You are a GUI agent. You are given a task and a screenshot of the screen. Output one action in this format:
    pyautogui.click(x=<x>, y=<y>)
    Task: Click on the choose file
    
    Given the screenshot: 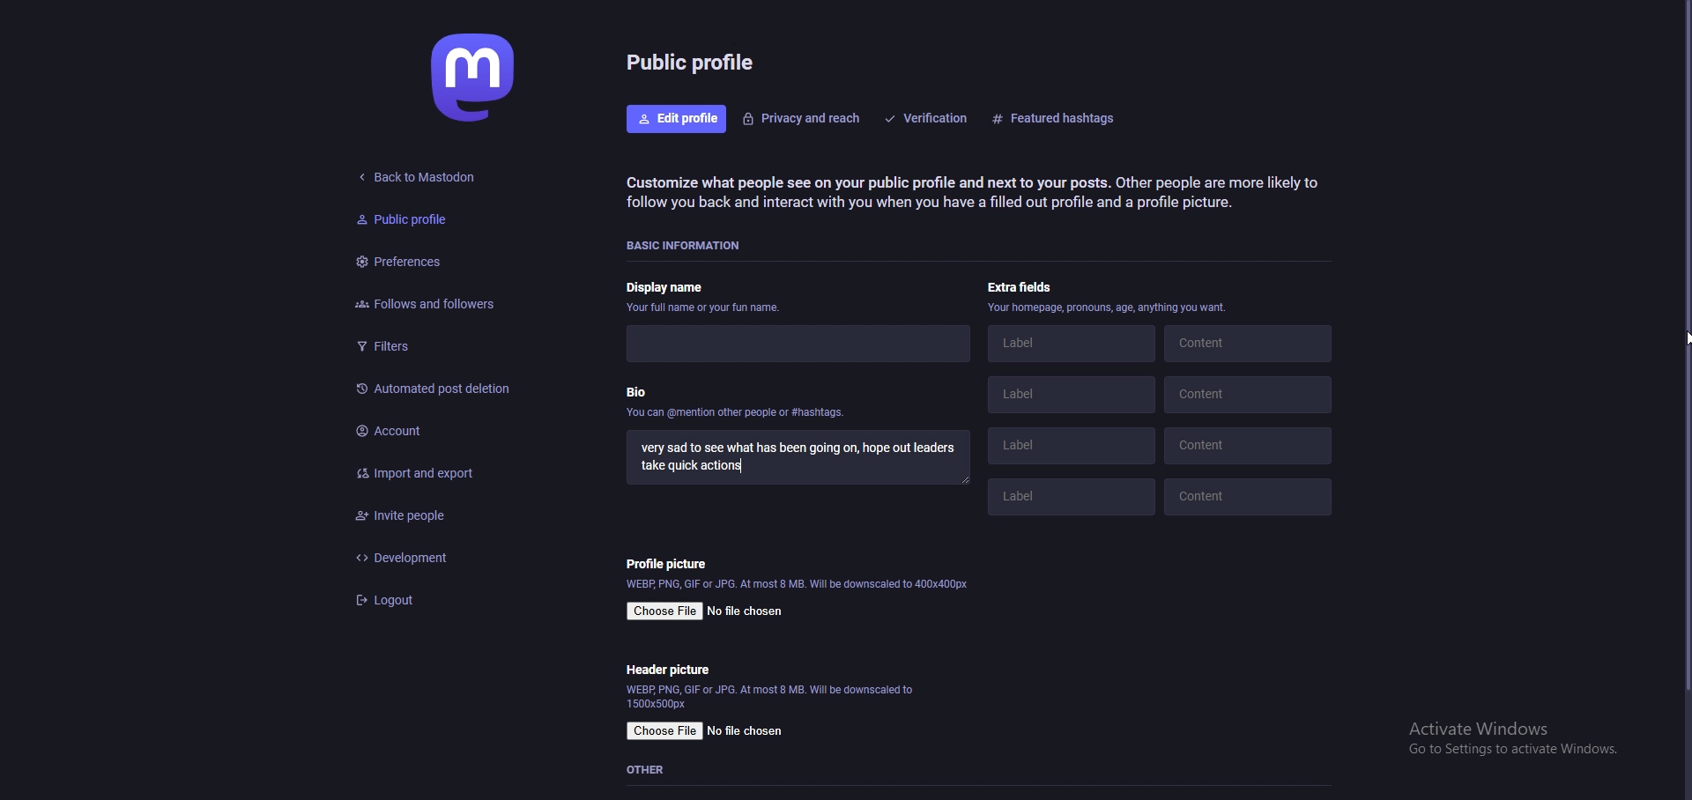 What is the action you would take?
    pyautogui.click(x=666, y=611)
    